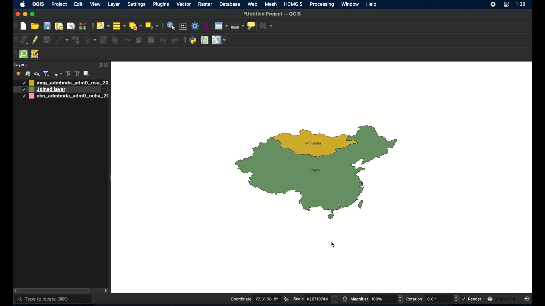 The height and width of the screenshot is (306, 545). I want to click on toggle mouse extents and display position, so click(286, 299).